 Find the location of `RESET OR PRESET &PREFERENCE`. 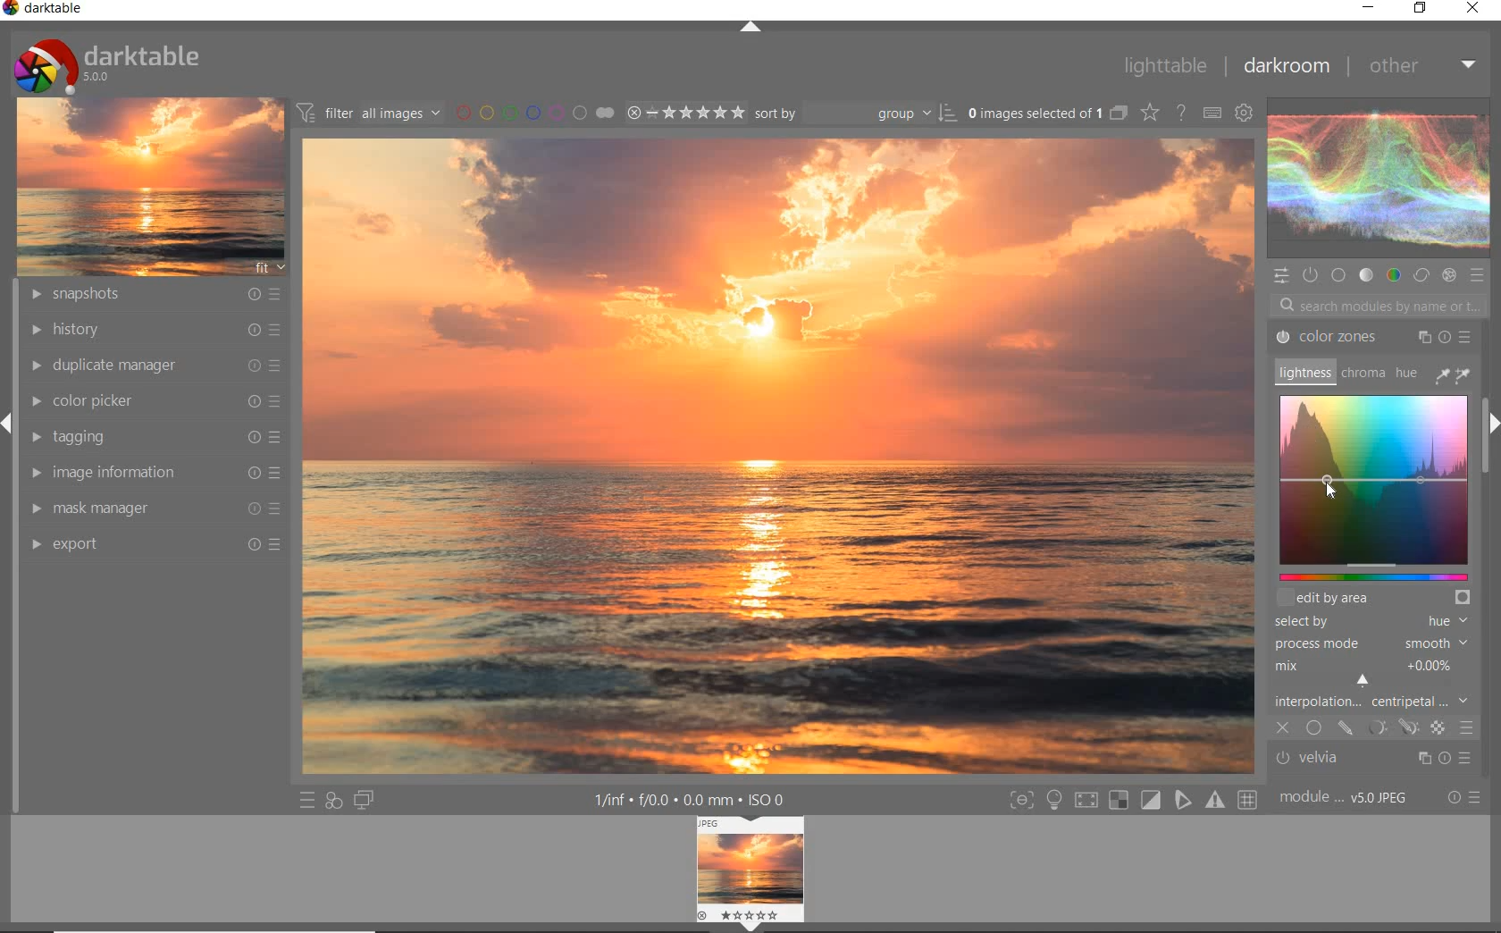

RESET OR PRESET &PREFERENCE is located at coordinates (1464, 798).